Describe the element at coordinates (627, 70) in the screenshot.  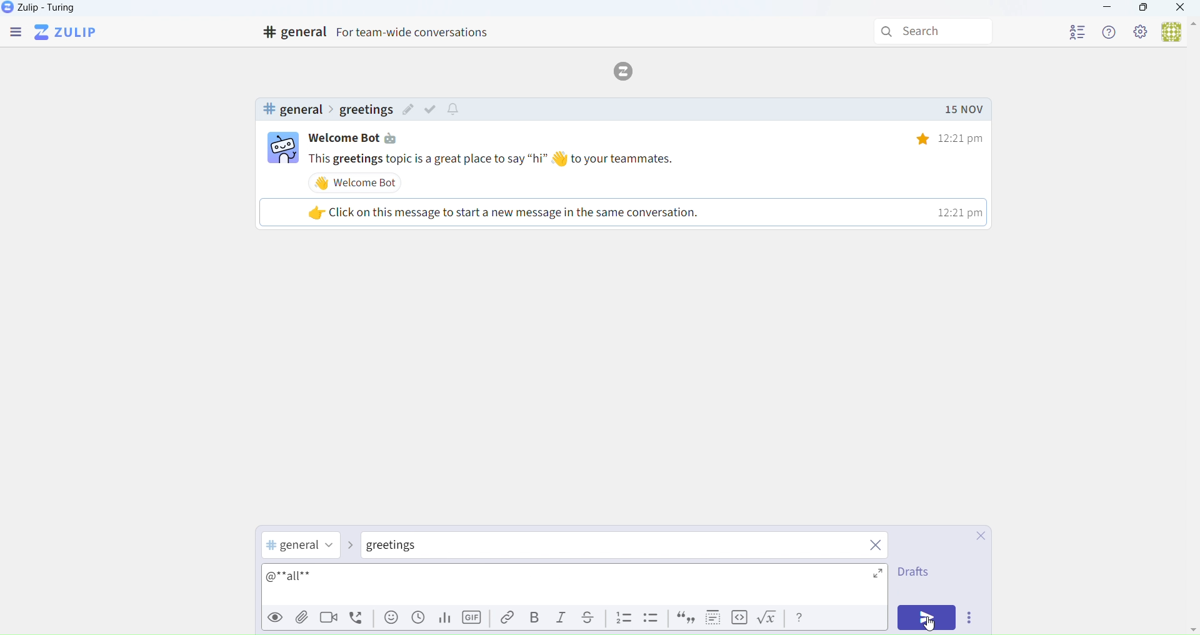
I see `Logo` at that location.